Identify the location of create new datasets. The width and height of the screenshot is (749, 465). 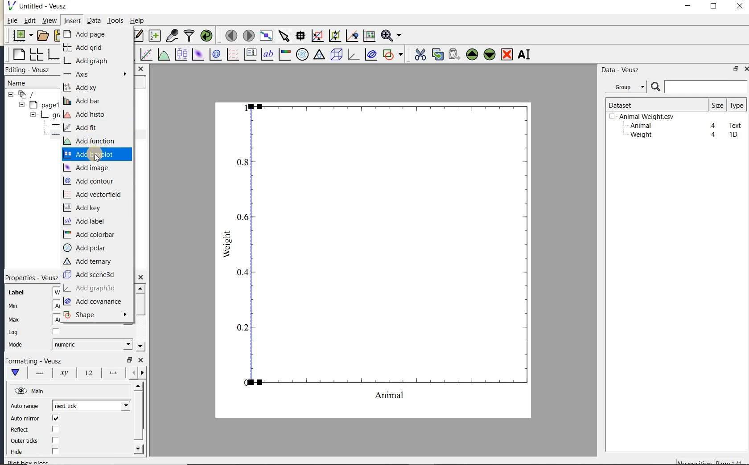
(155, 35).